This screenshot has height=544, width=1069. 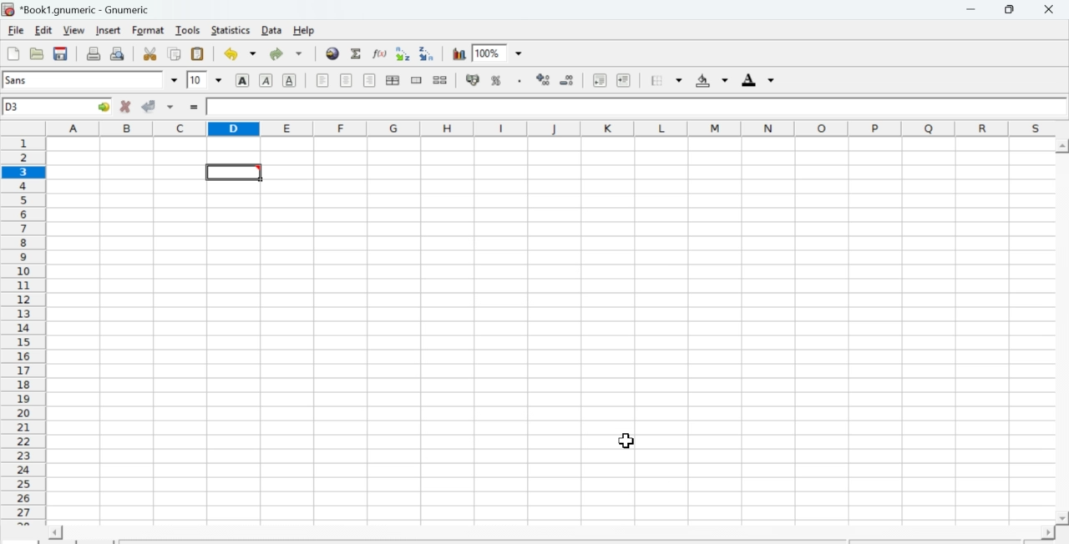 I want to click on Undo, so click(x=238, y=53).